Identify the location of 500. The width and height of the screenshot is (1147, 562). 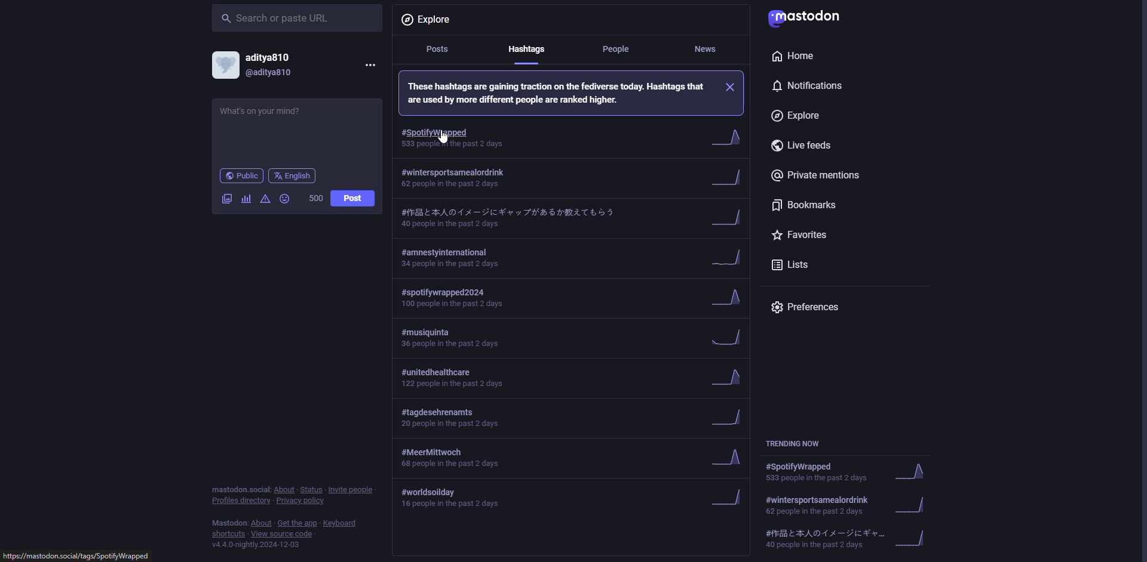
(316, 198).